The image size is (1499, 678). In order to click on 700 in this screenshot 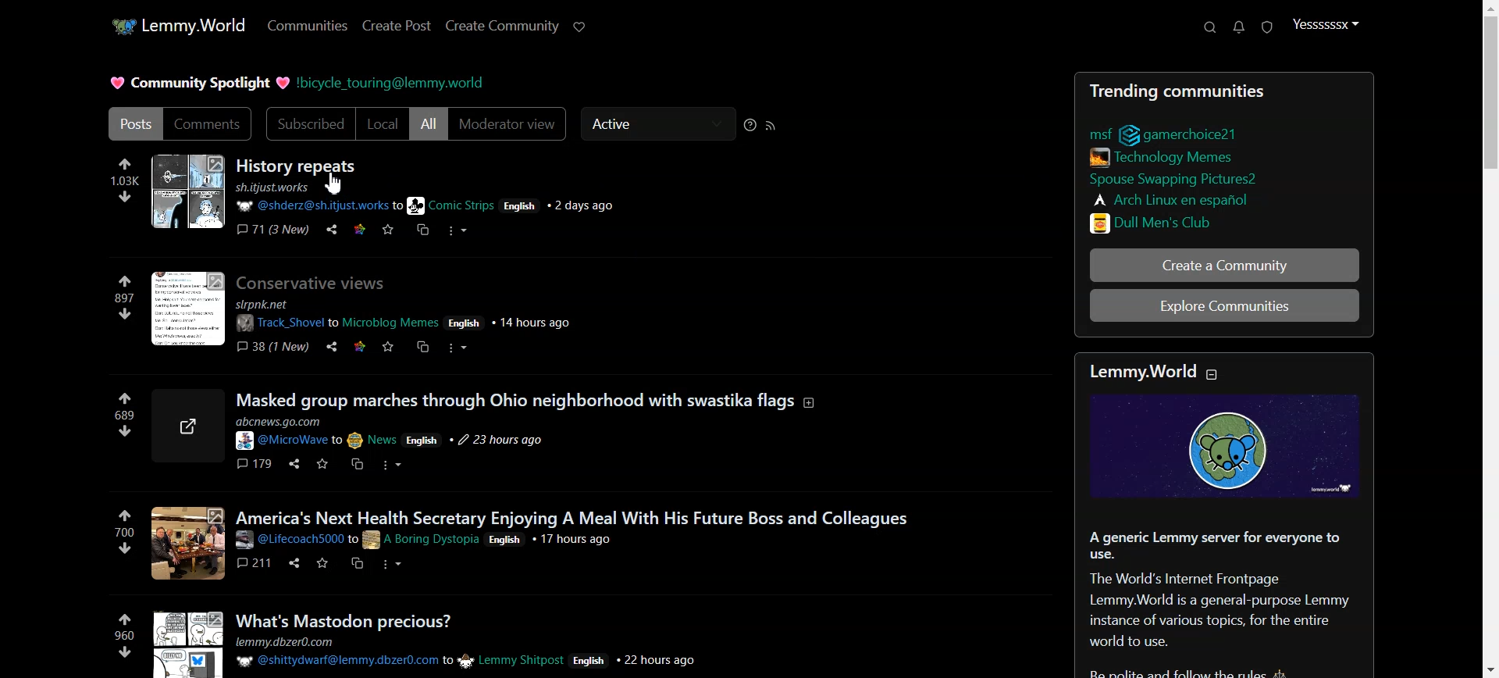, I will do `click(122, 534)`.